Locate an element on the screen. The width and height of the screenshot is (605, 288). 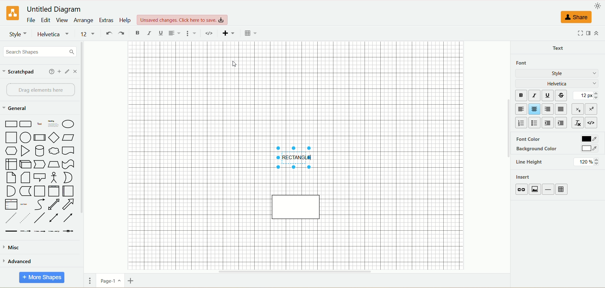
fullscreen is located at coordinates (577, 34).